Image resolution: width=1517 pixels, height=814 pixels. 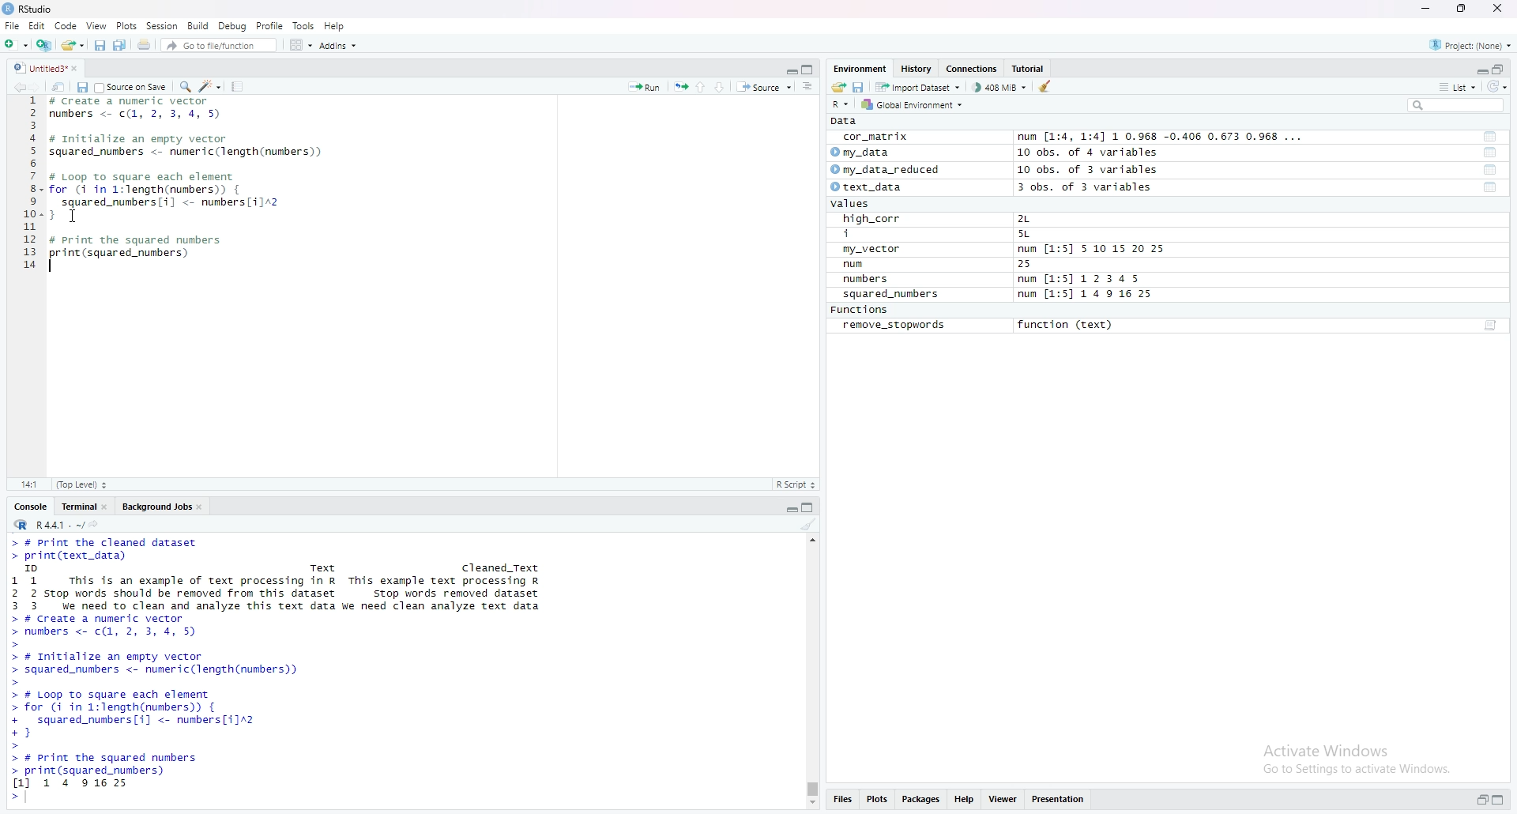 What do you see at coordinates (107, 505) in the screenshot?
I see `close` at bounding box center [107, 505].